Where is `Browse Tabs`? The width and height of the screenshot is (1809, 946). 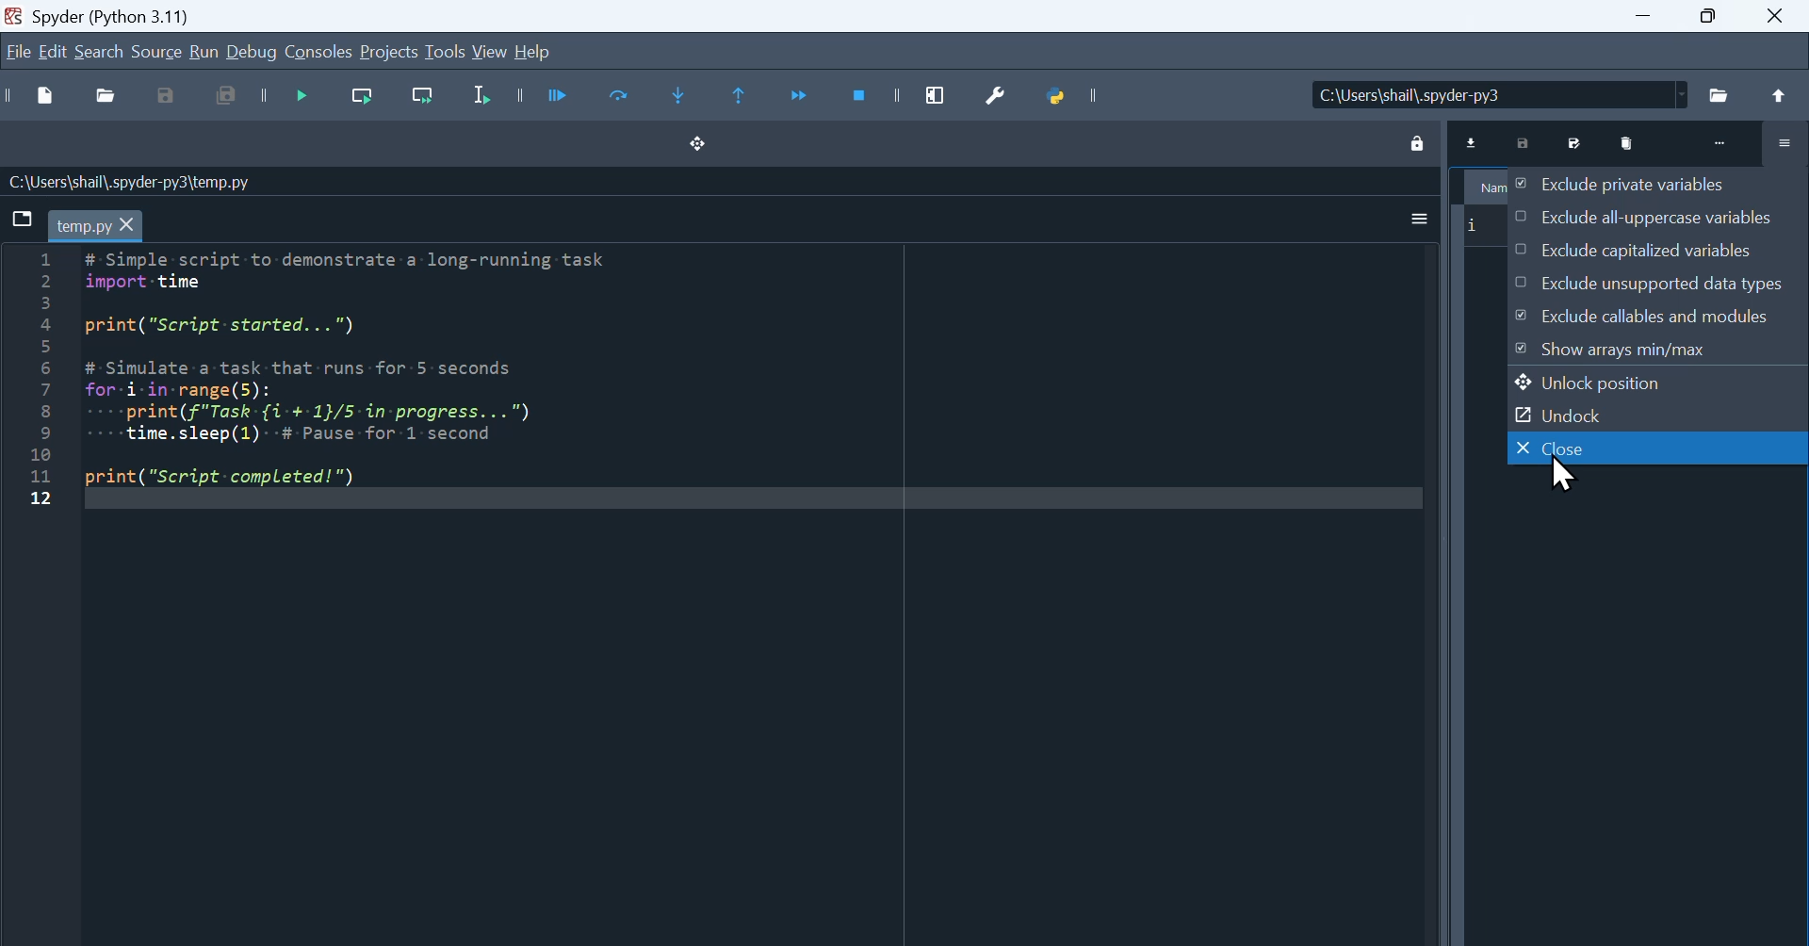
Browse Tabs is located at coordinates (20, 219).